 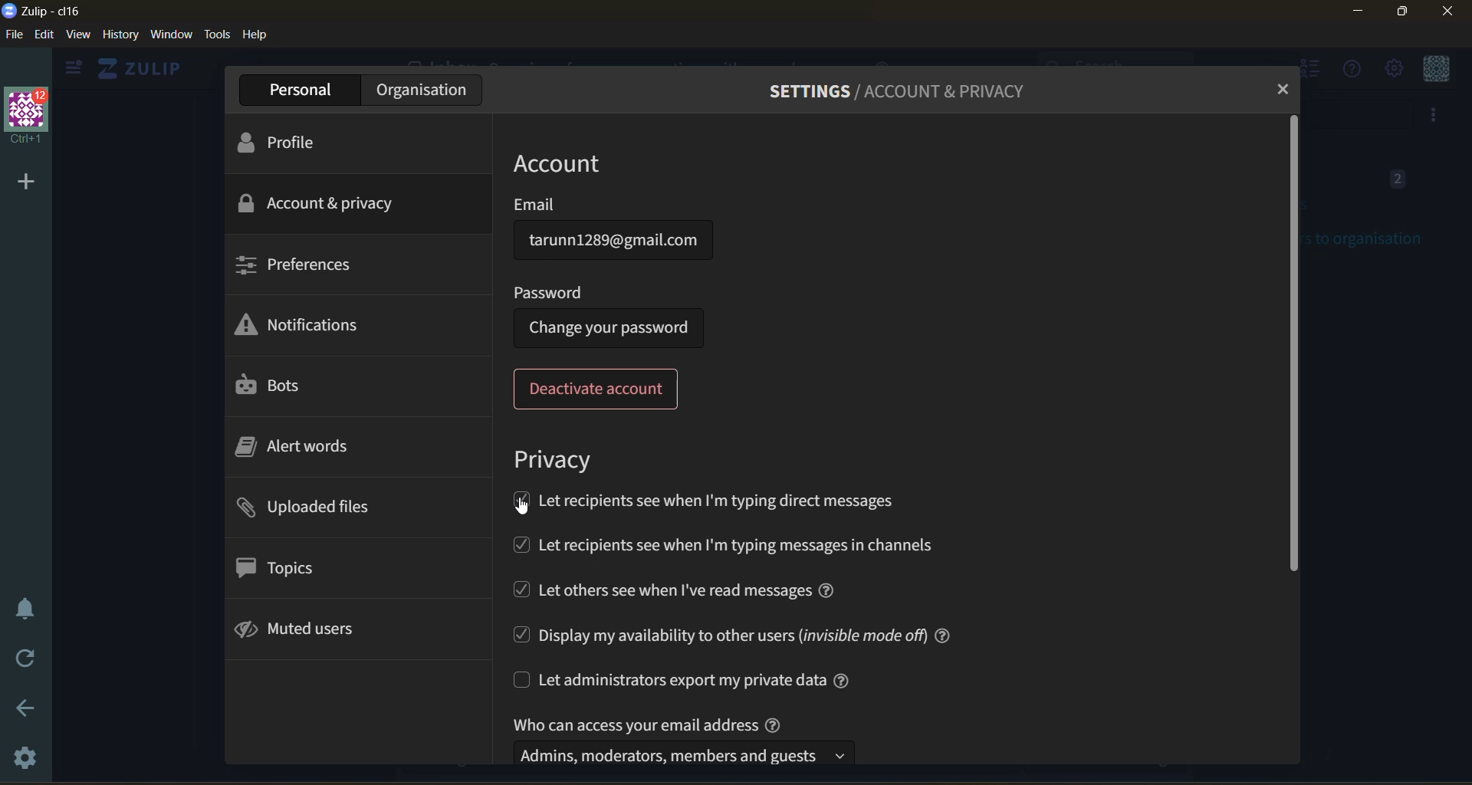 I want to click on ZULIP, so click(x=146, y=69).